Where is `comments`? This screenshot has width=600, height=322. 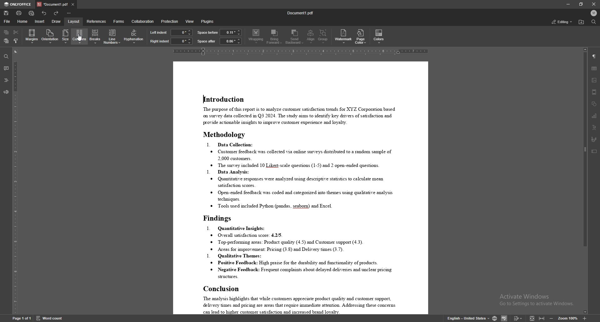
comments is located at coordinates (6, 68).